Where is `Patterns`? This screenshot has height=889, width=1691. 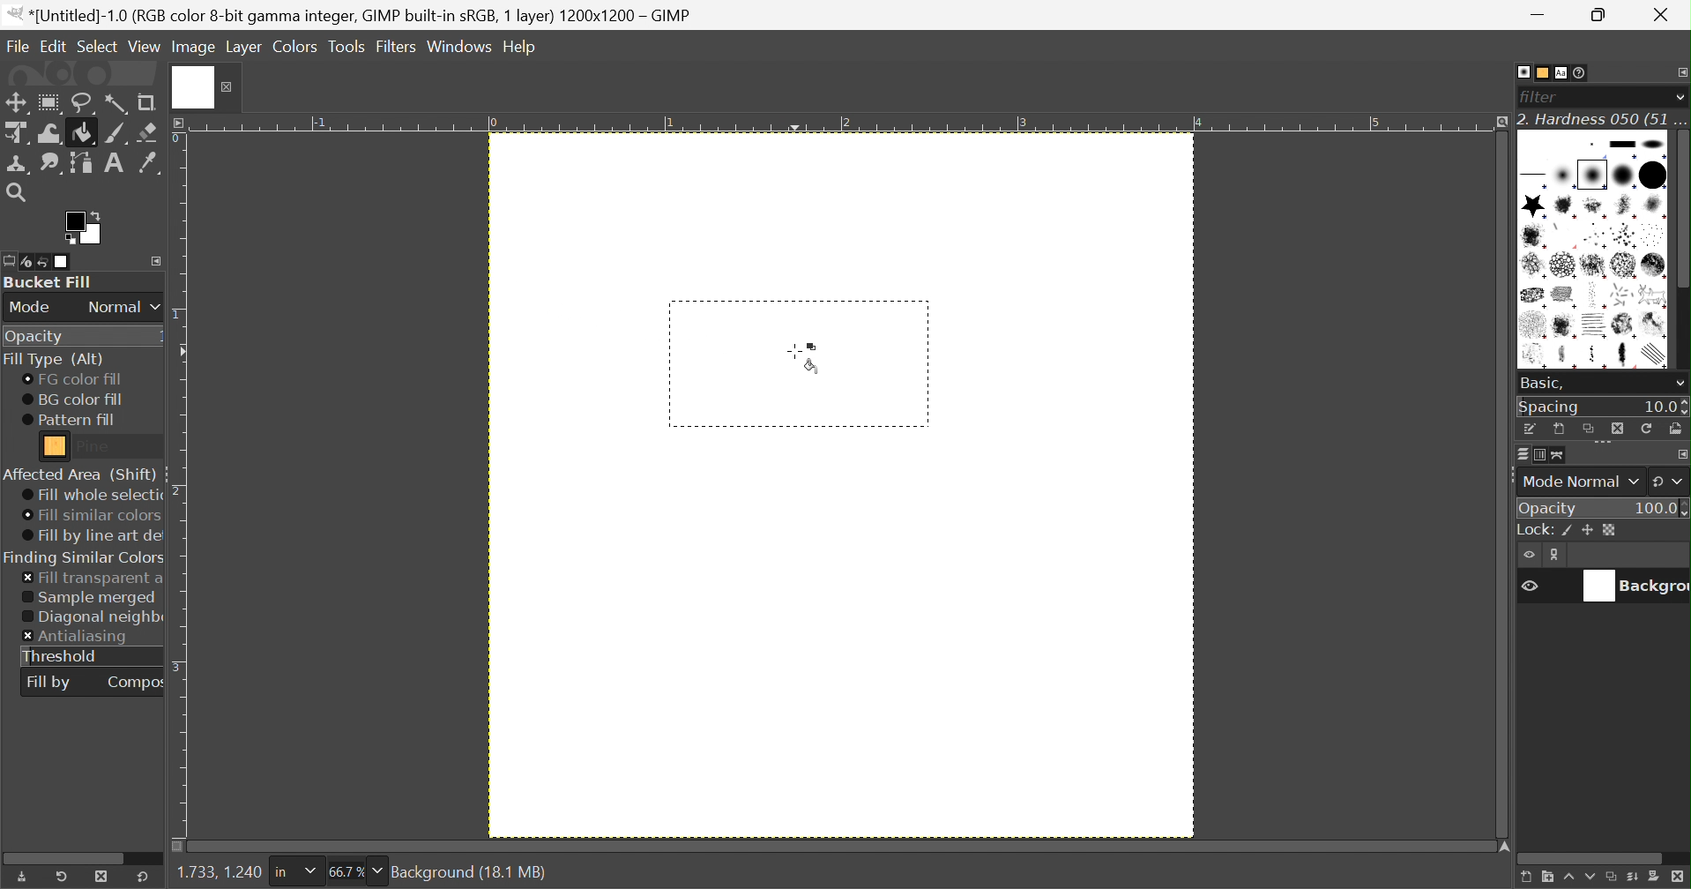
Patterns is located at coordinates (1538, 72).